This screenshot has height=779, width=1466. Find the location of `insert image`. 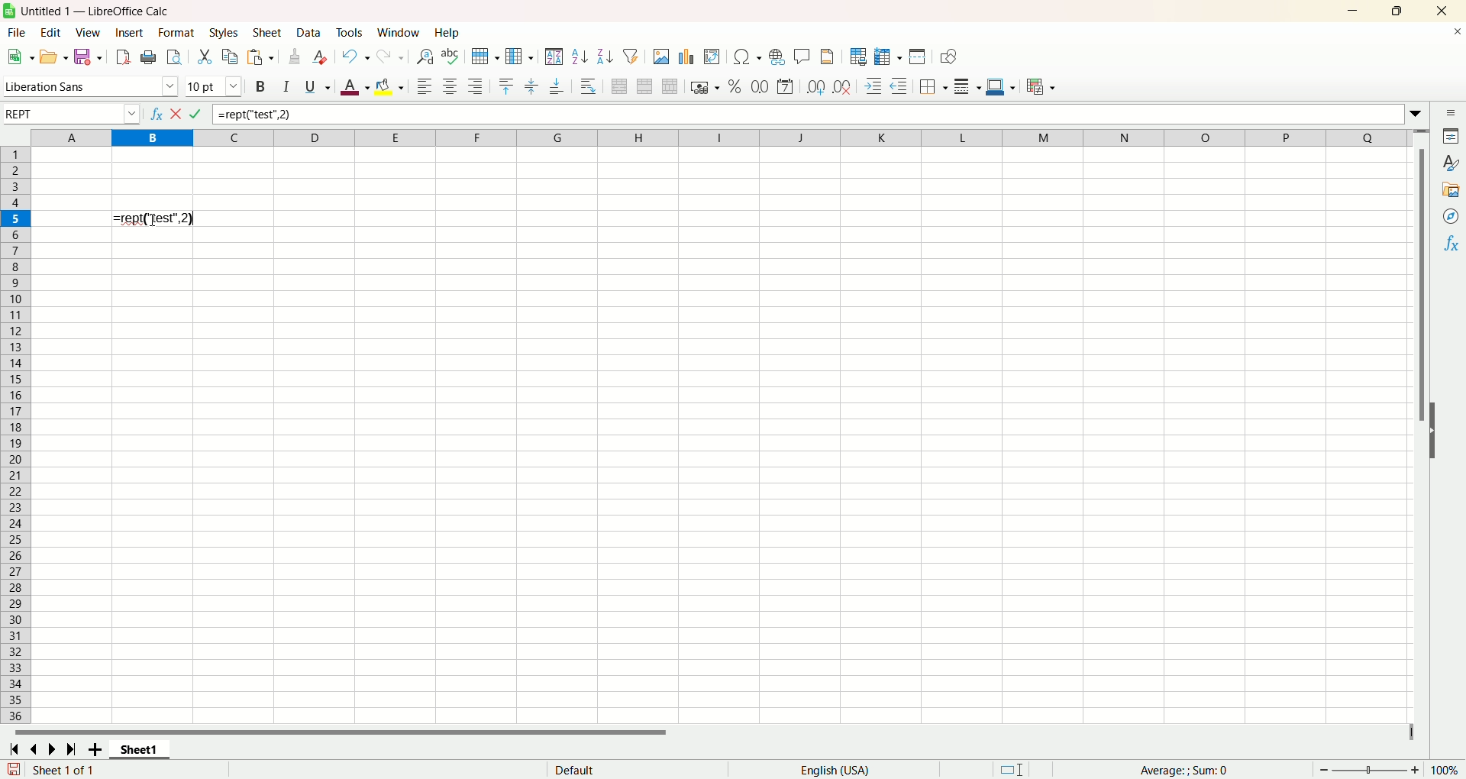

insert image is located at coordinates (662, 55).